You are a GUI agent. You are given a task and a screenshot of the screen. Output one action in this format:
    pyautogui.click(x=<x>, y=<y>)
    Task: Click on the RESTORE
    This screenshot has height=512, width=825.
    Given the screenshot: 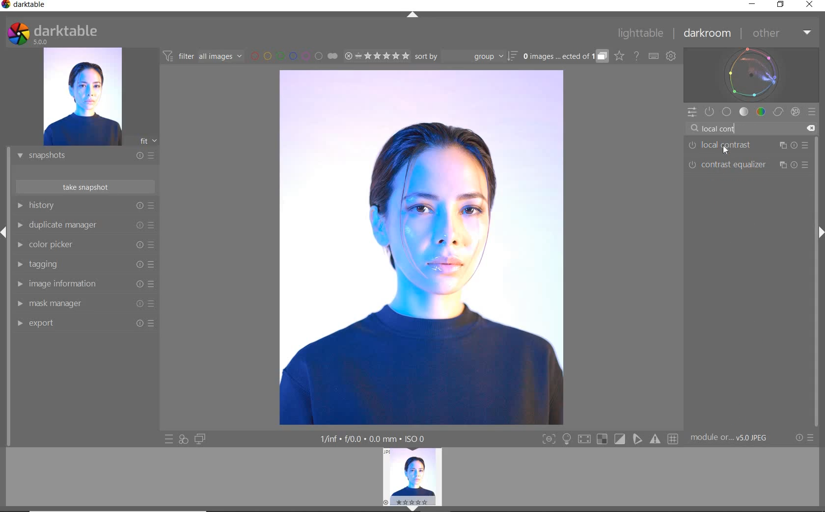 What is the action you would take?
    pyautogui.click(x=782, y=5)
    